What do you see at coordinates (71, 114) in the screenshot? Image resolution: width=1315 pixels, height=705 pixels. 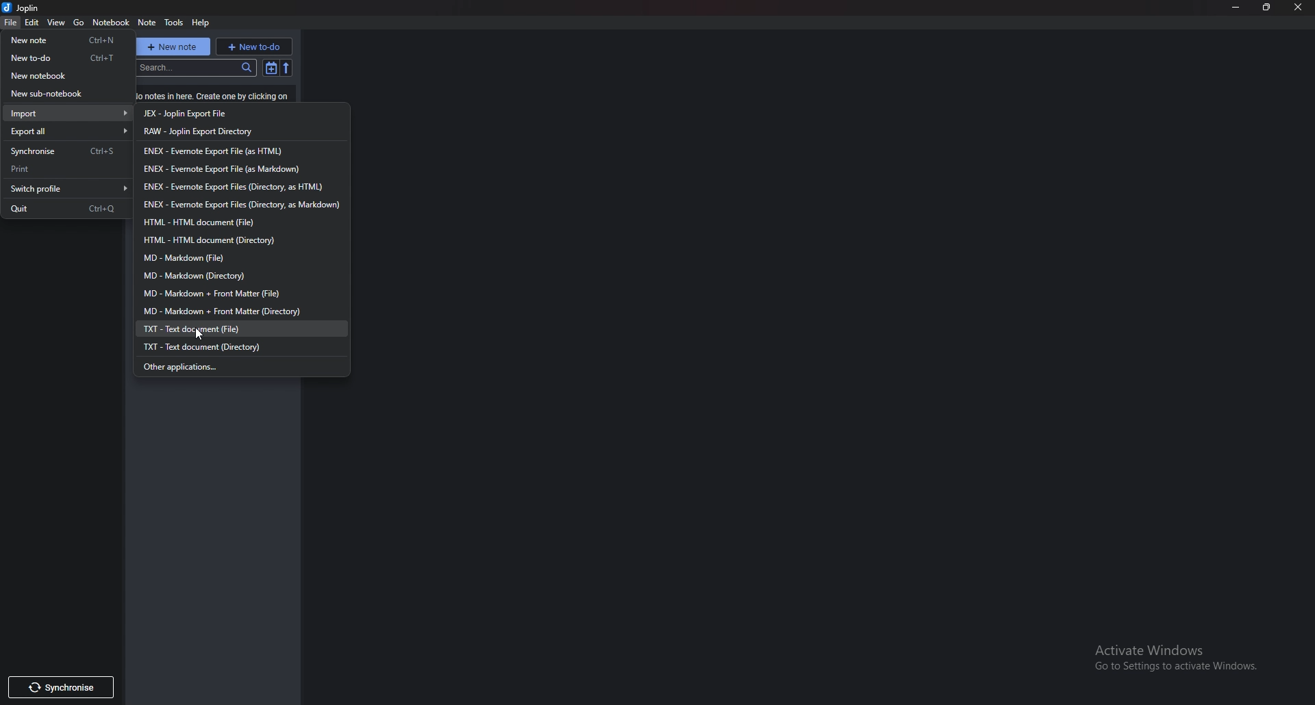 I see `Import` at bounding box center [71, 114].